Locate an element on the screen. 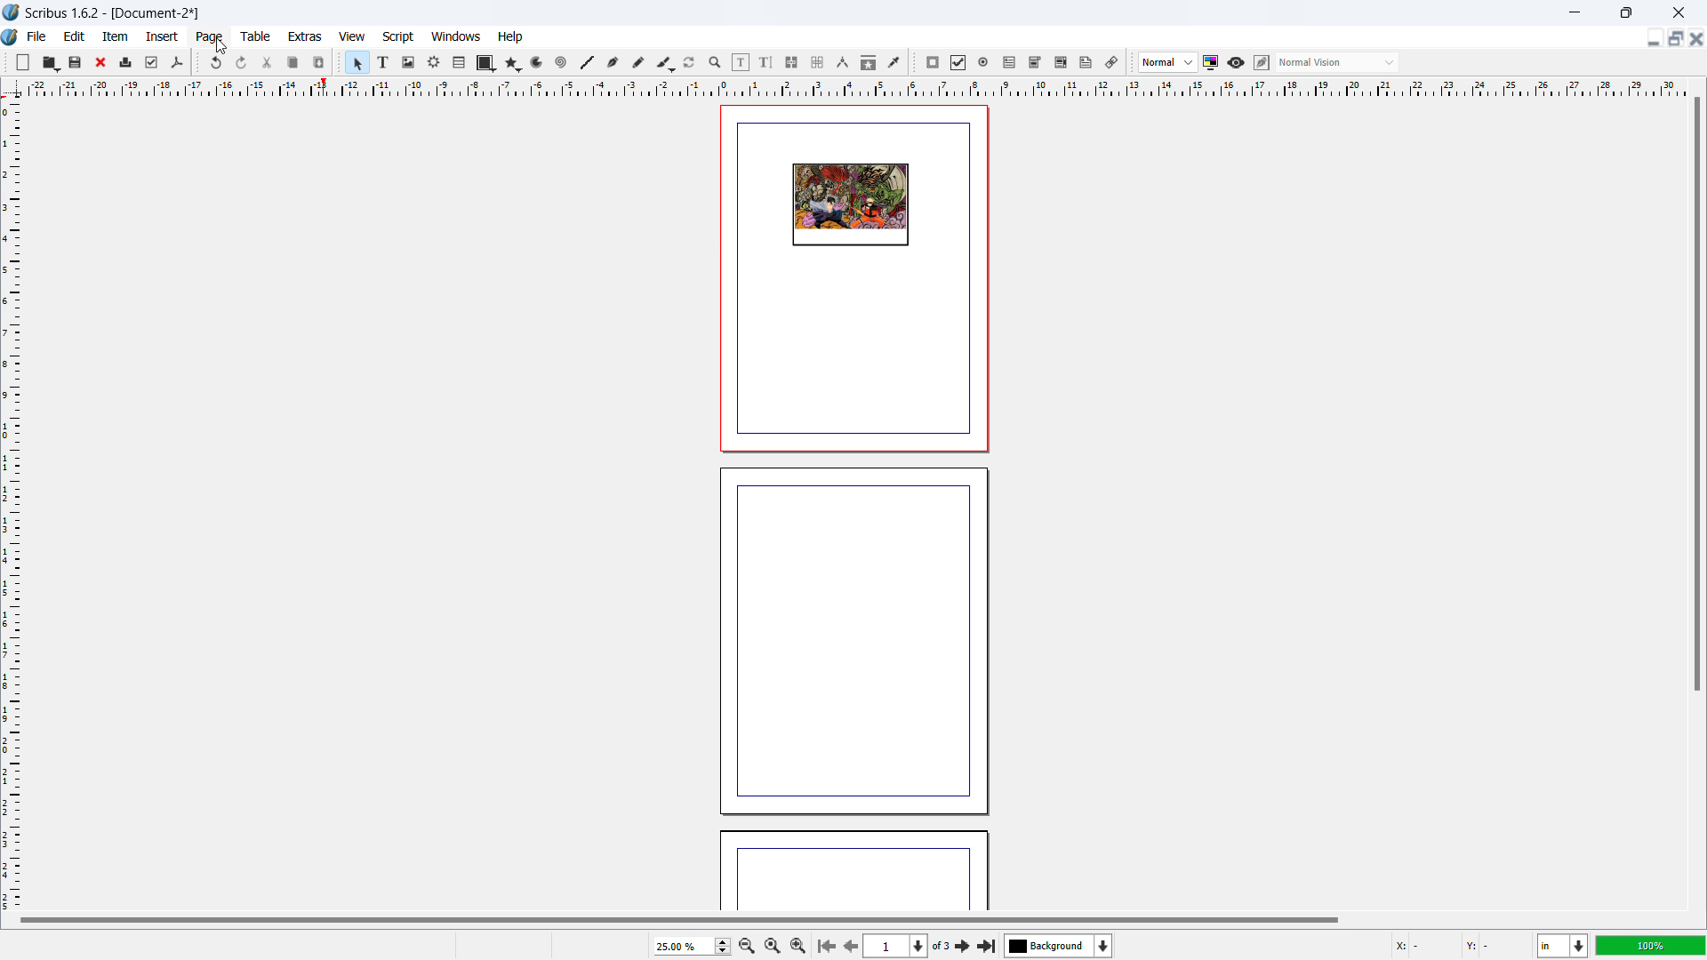 The image size is (1707, 960). page is located at coordinates (853, 873).